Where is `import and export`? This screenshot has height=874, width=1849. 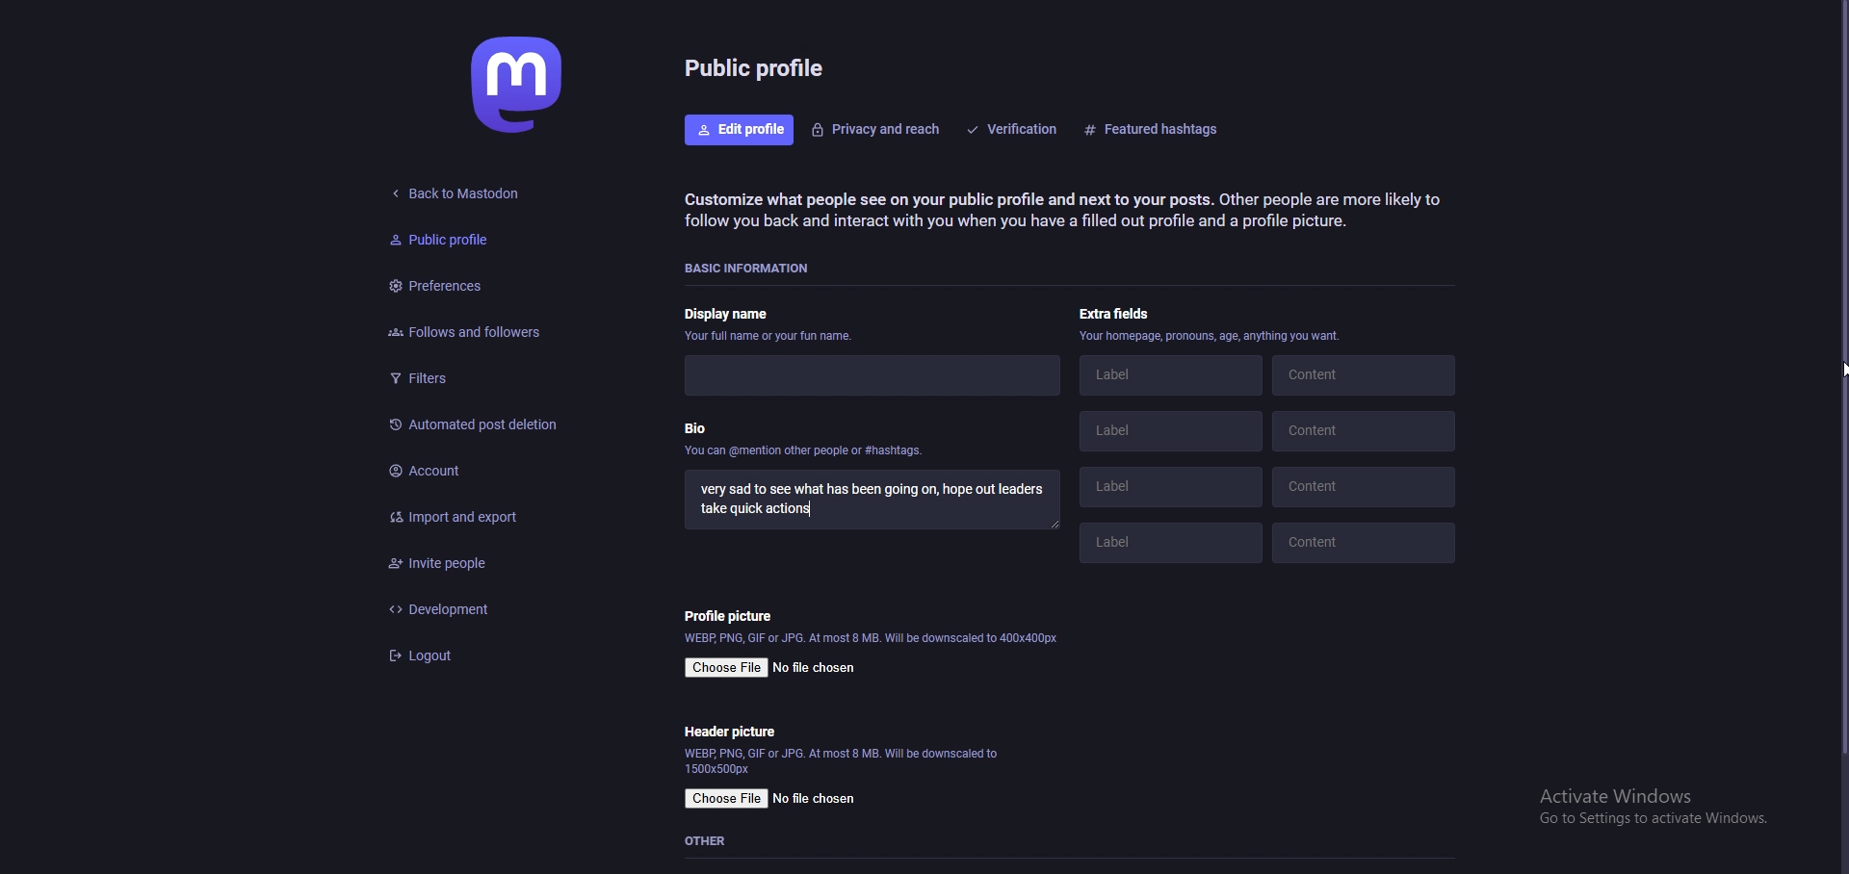
import and export is located at coordinates (487, 519).